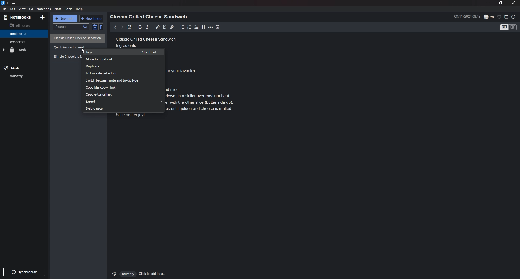 Image resolution: width=520 pixels, height=279 pixels. What do you see at coordinates (24, 42) in the screenshot?
I see `notebook` at bounding box center [24, 42].